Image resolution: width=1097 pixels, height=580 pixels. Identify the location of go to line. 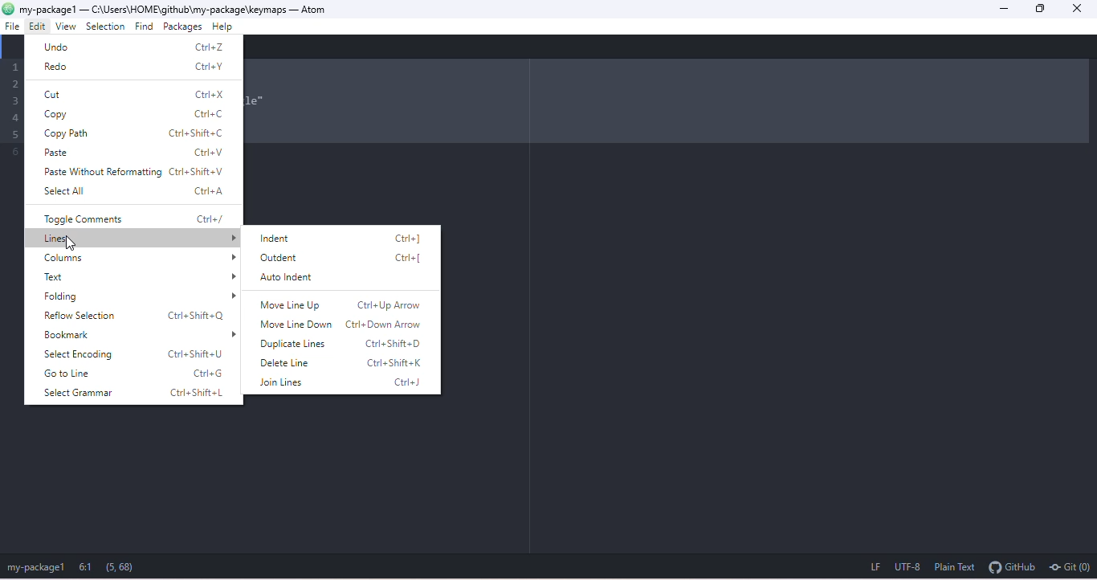
(139, 372).